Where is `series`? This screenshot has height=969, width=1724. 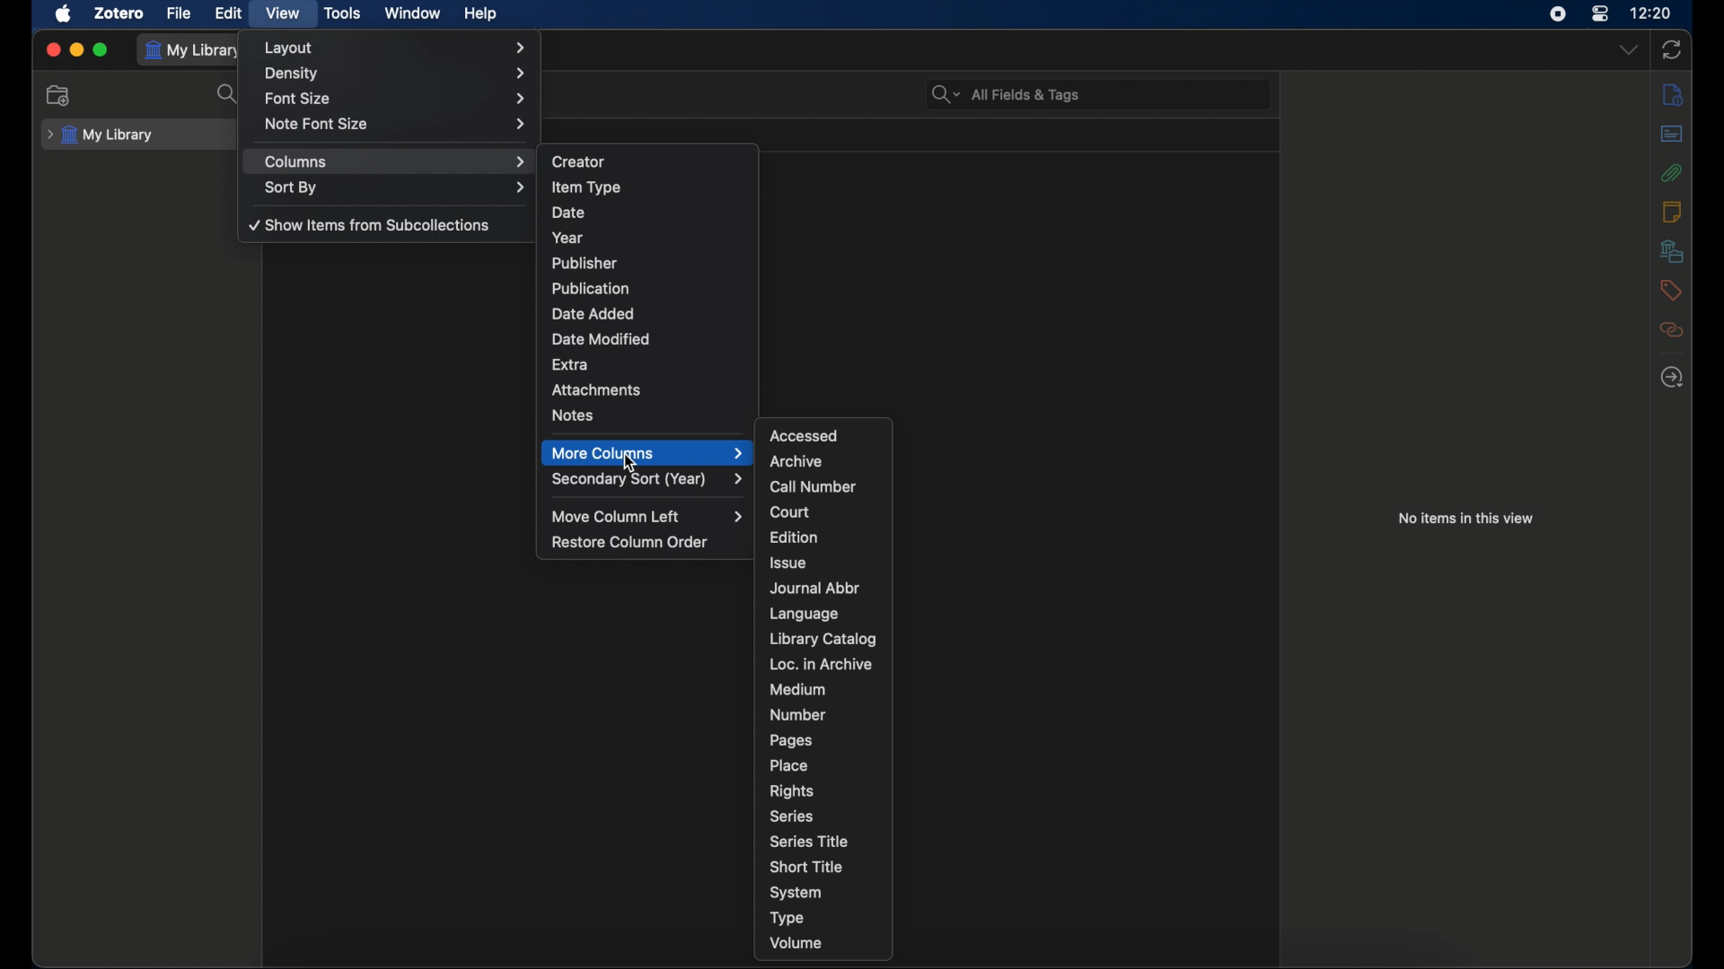 series is located at coordinates (791, 816).